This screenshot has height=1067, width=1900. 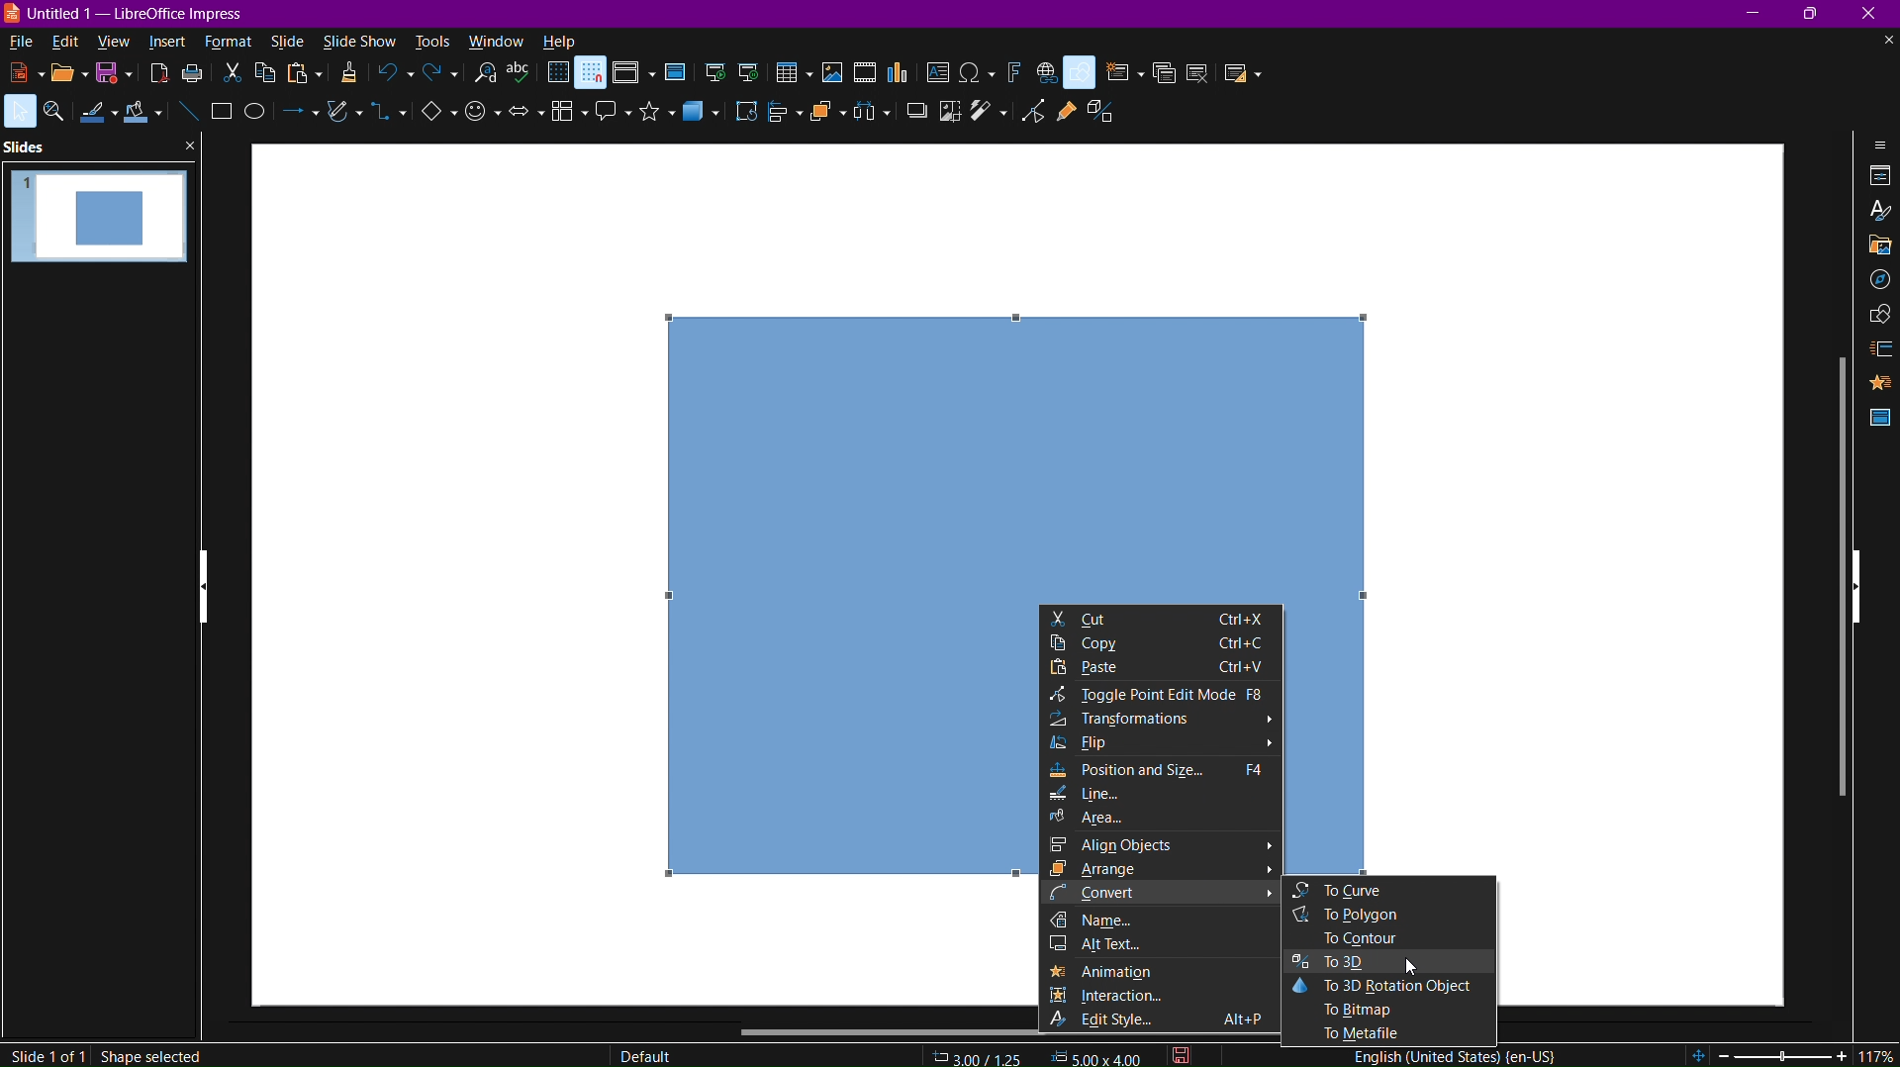 I want to click on view, so click(x=117, y=44).